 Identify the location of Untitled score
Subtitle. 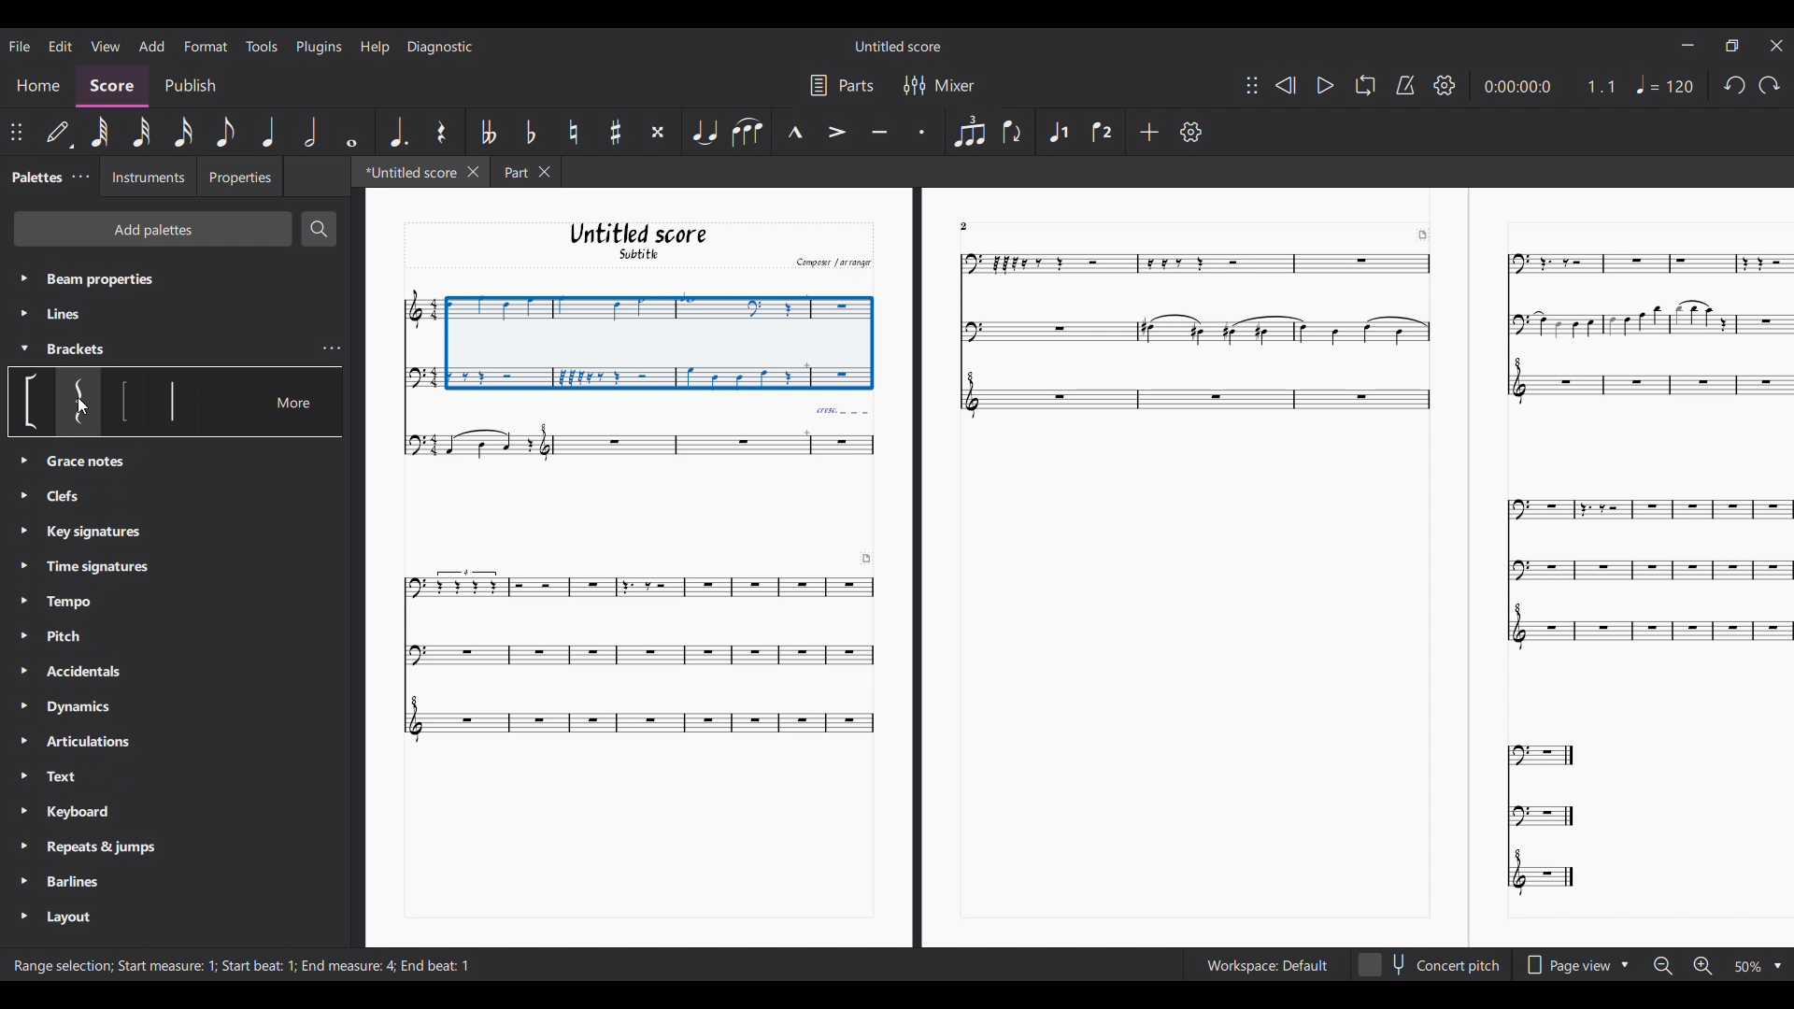
(636, 242).